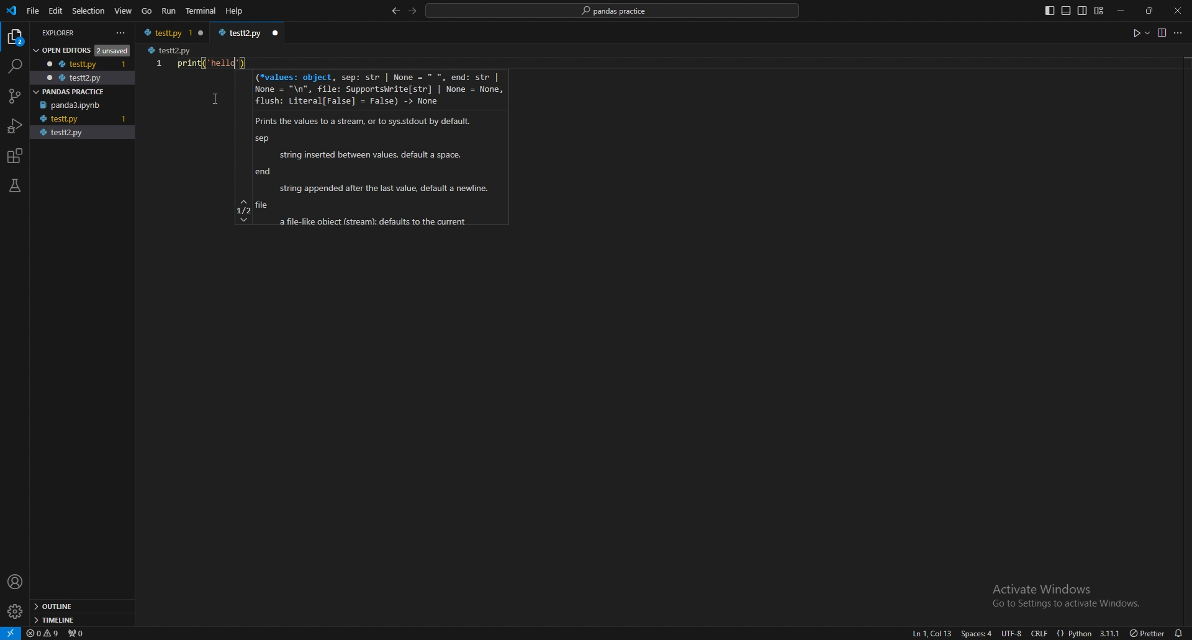  I want to click on explorer, so click(16, 37).